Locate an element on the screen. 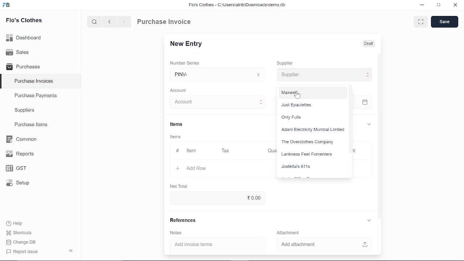  save is located at coordinates (444, 22).